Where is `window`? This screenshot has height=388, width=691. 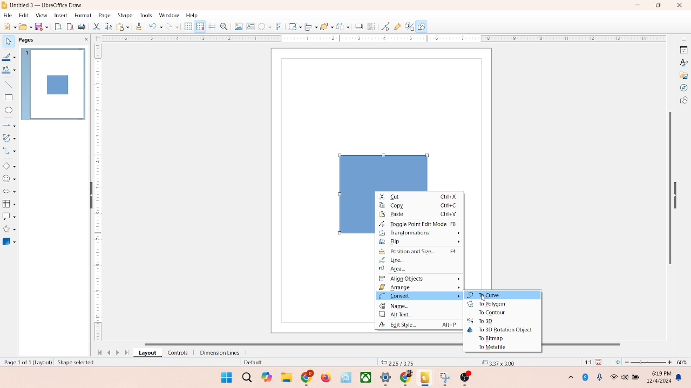 window is located at coordinates (168, 16).